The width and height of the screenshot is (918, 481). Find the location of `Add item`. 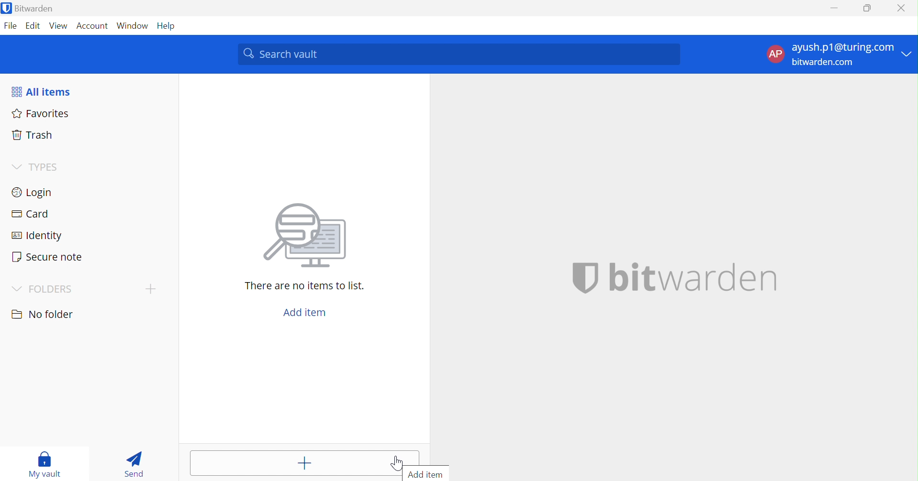

Add item is located at coordinates (426, 474).